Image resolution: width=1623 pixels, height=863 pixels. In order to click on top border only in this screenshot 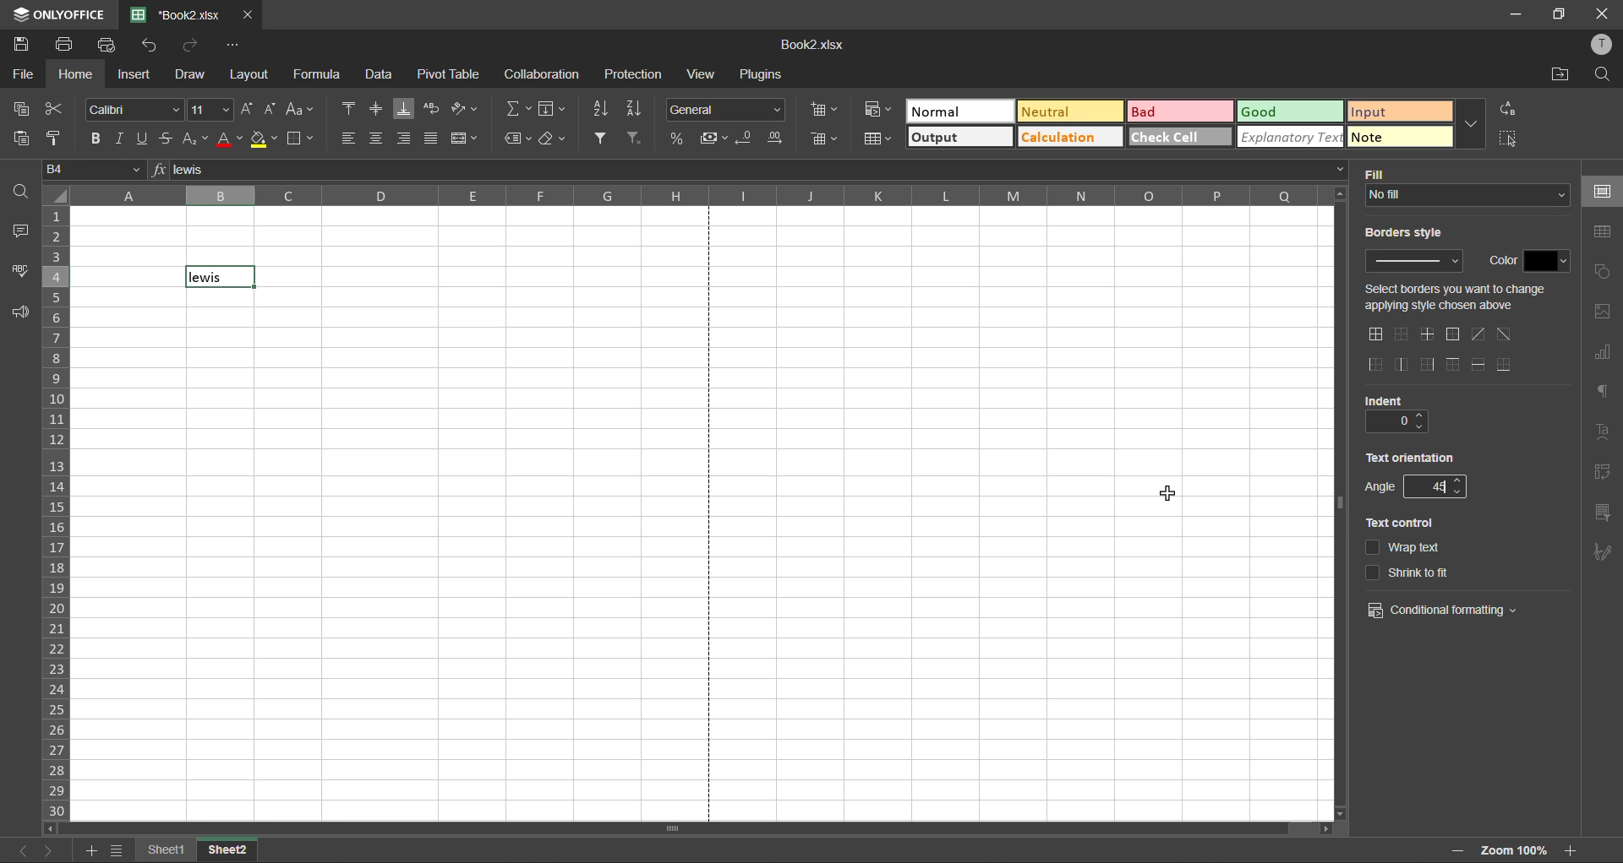, I will do `click(1456, 364)`.